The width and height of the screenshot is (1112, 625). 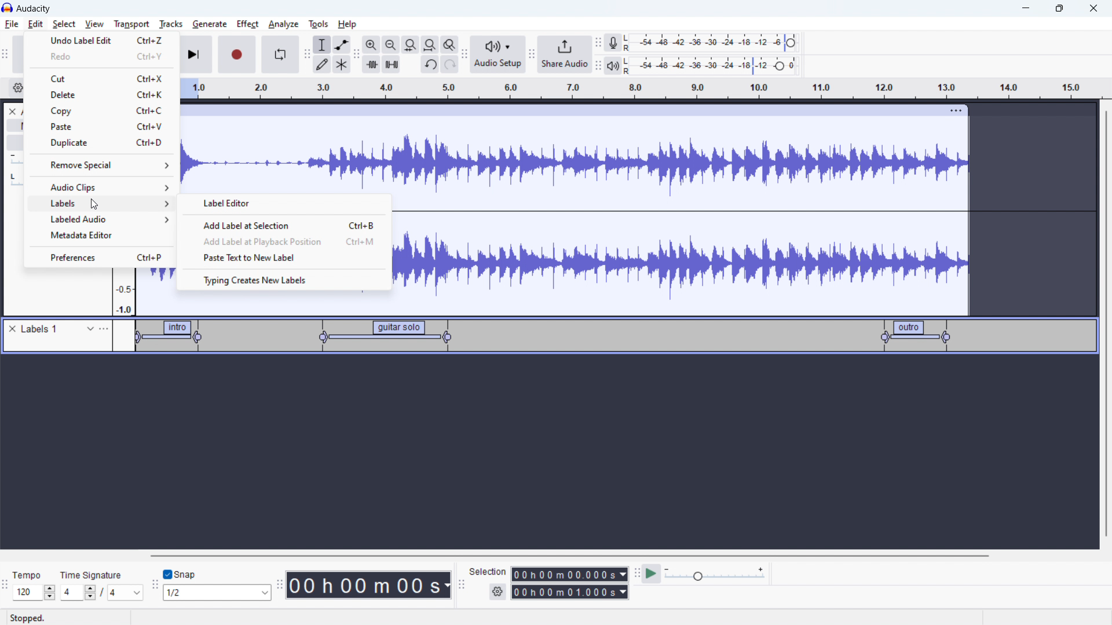 What do you see at coordinates (637, 575) in the screenshot?
I see `play at speed toolbar` at bounding box center [637, 575].